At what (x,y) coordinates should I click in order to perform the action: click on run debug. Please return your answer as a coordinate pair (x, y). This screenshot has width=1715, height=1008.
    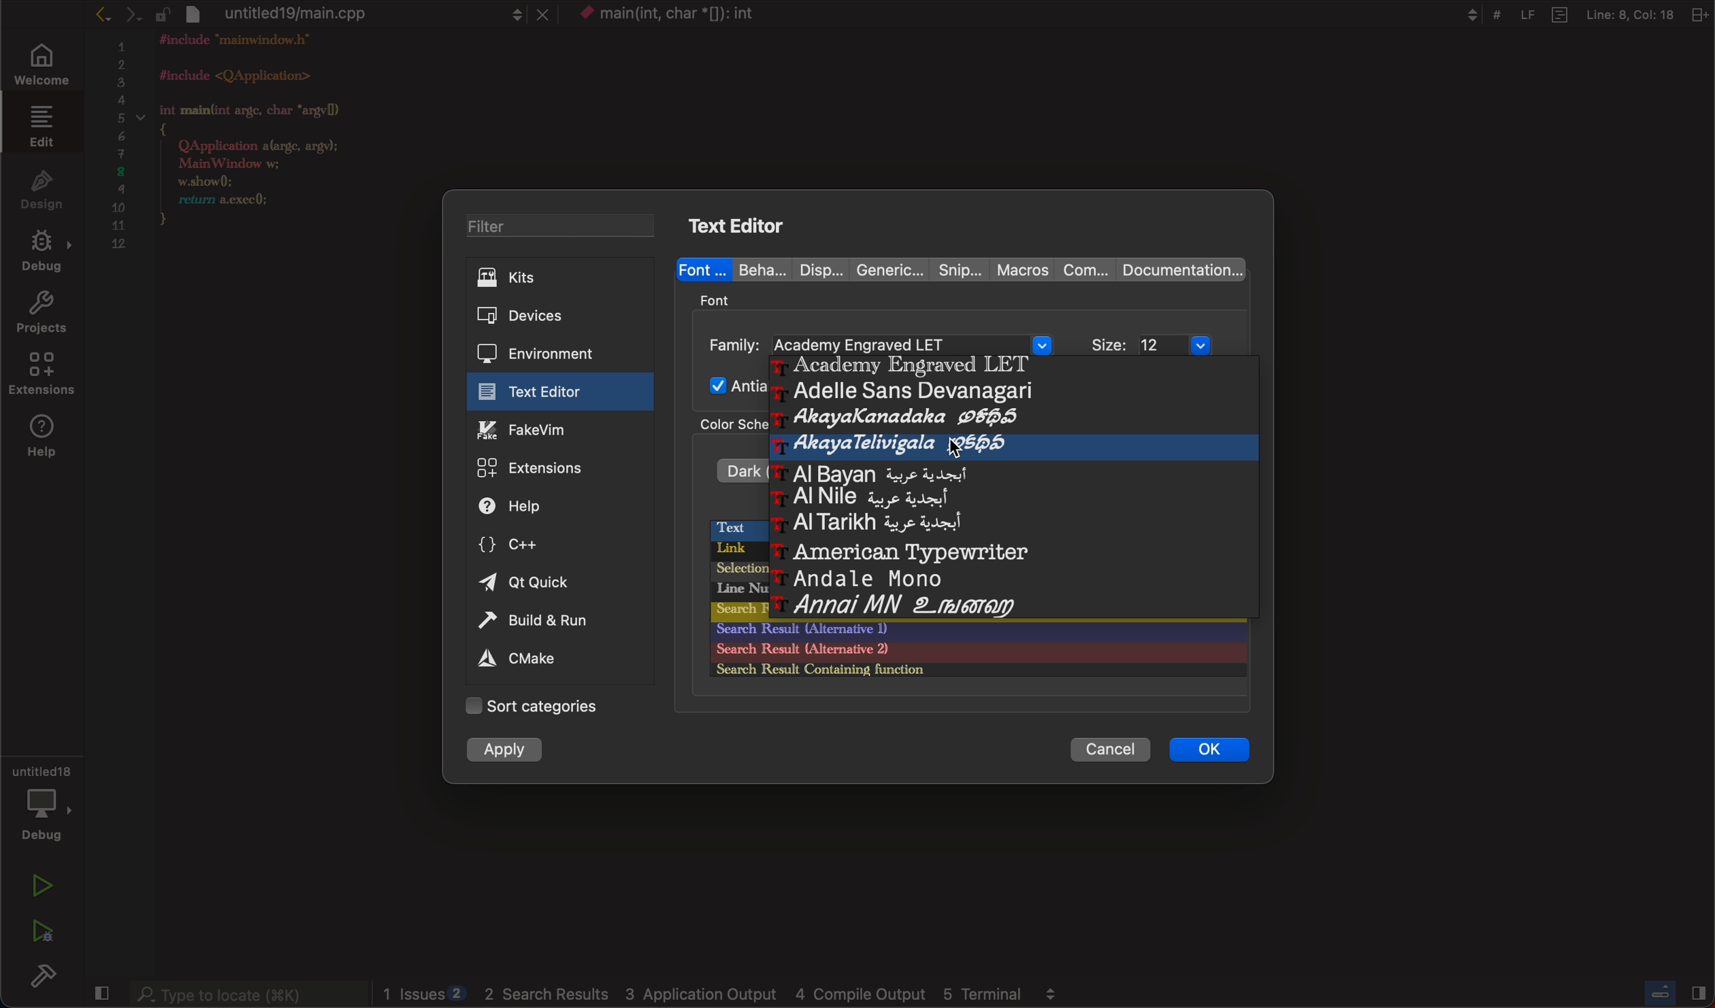
    Looking at the image, I should click on (42, 928).